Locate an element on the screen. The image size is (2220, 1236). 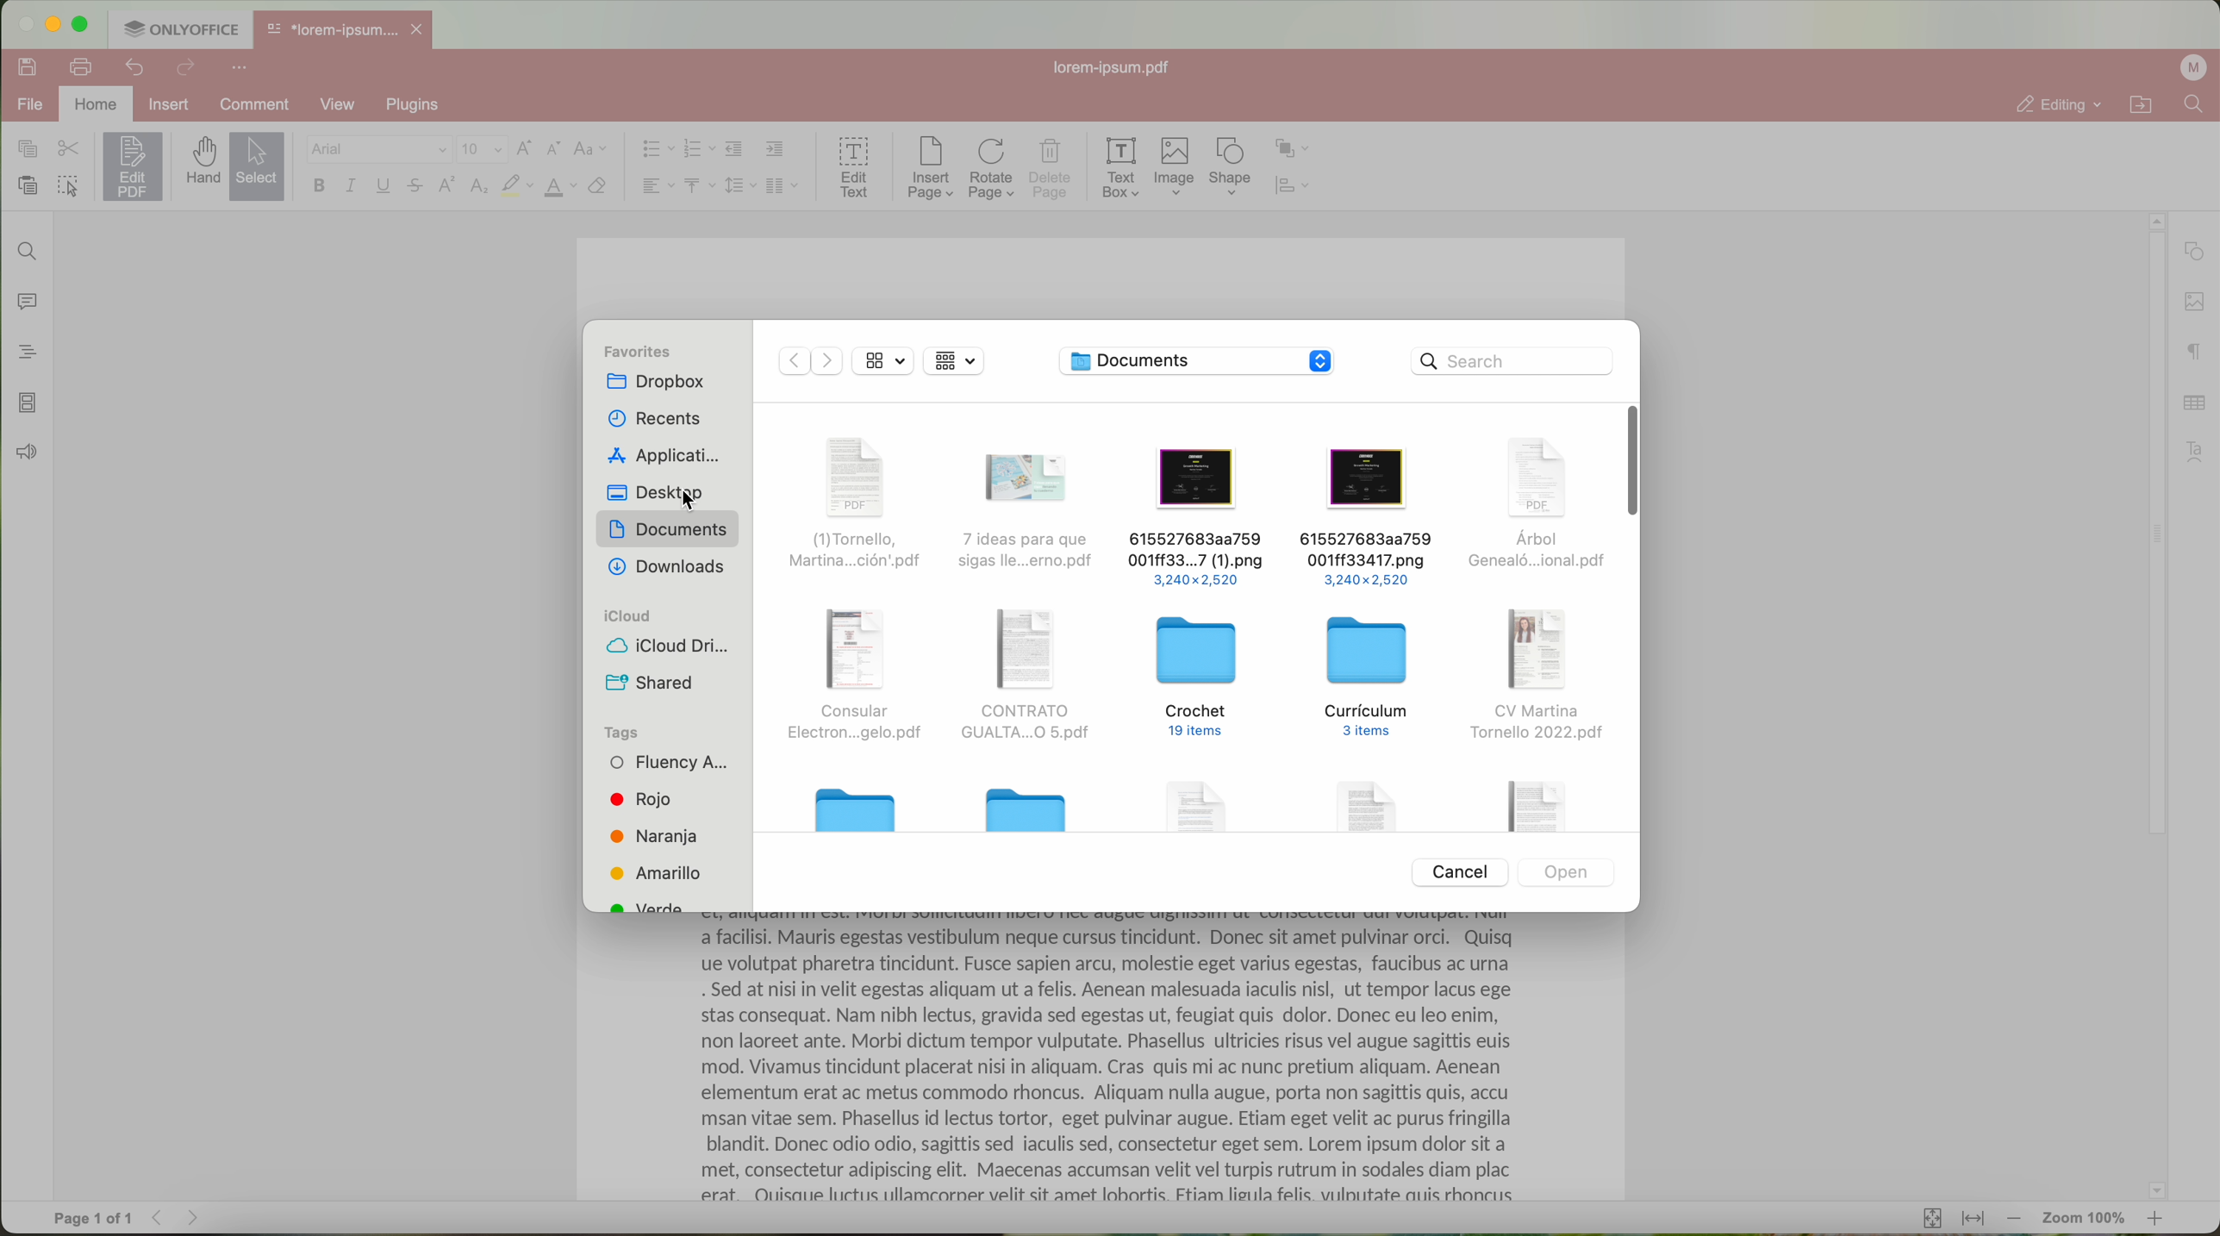
file is located at coordinates (27, 106).